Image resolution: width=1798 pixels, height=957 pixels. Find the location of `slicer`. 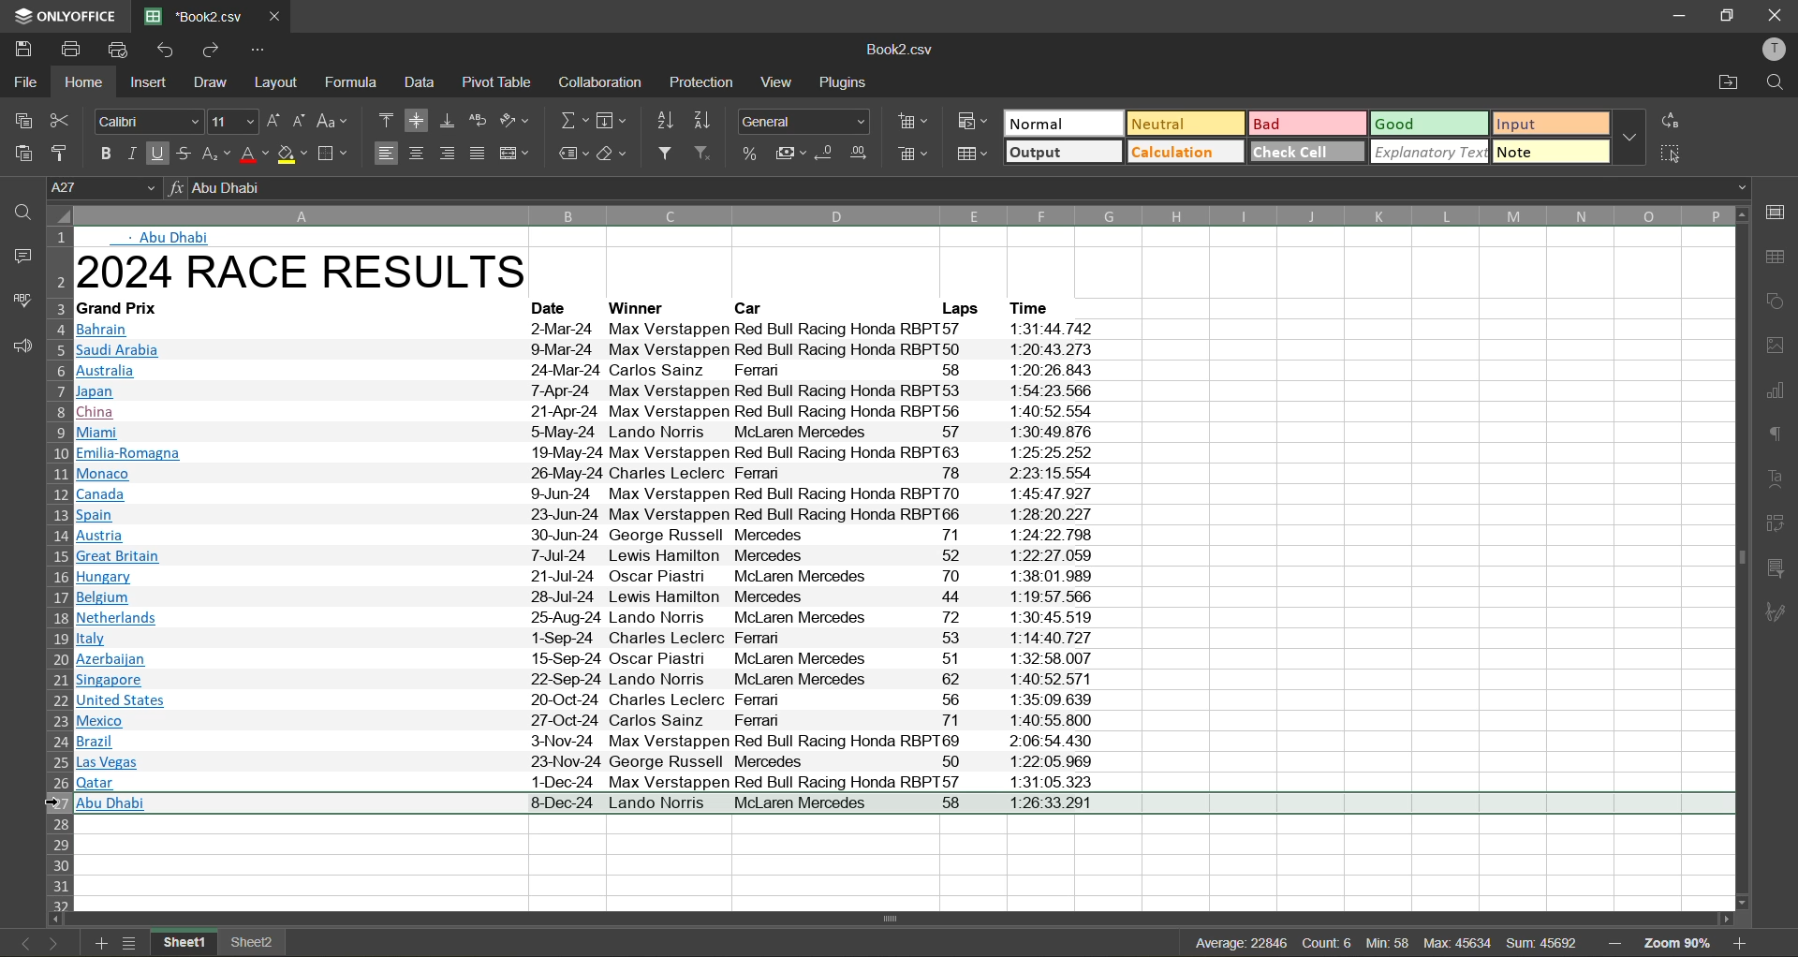

slicer is located at coordinates (1776, 569).